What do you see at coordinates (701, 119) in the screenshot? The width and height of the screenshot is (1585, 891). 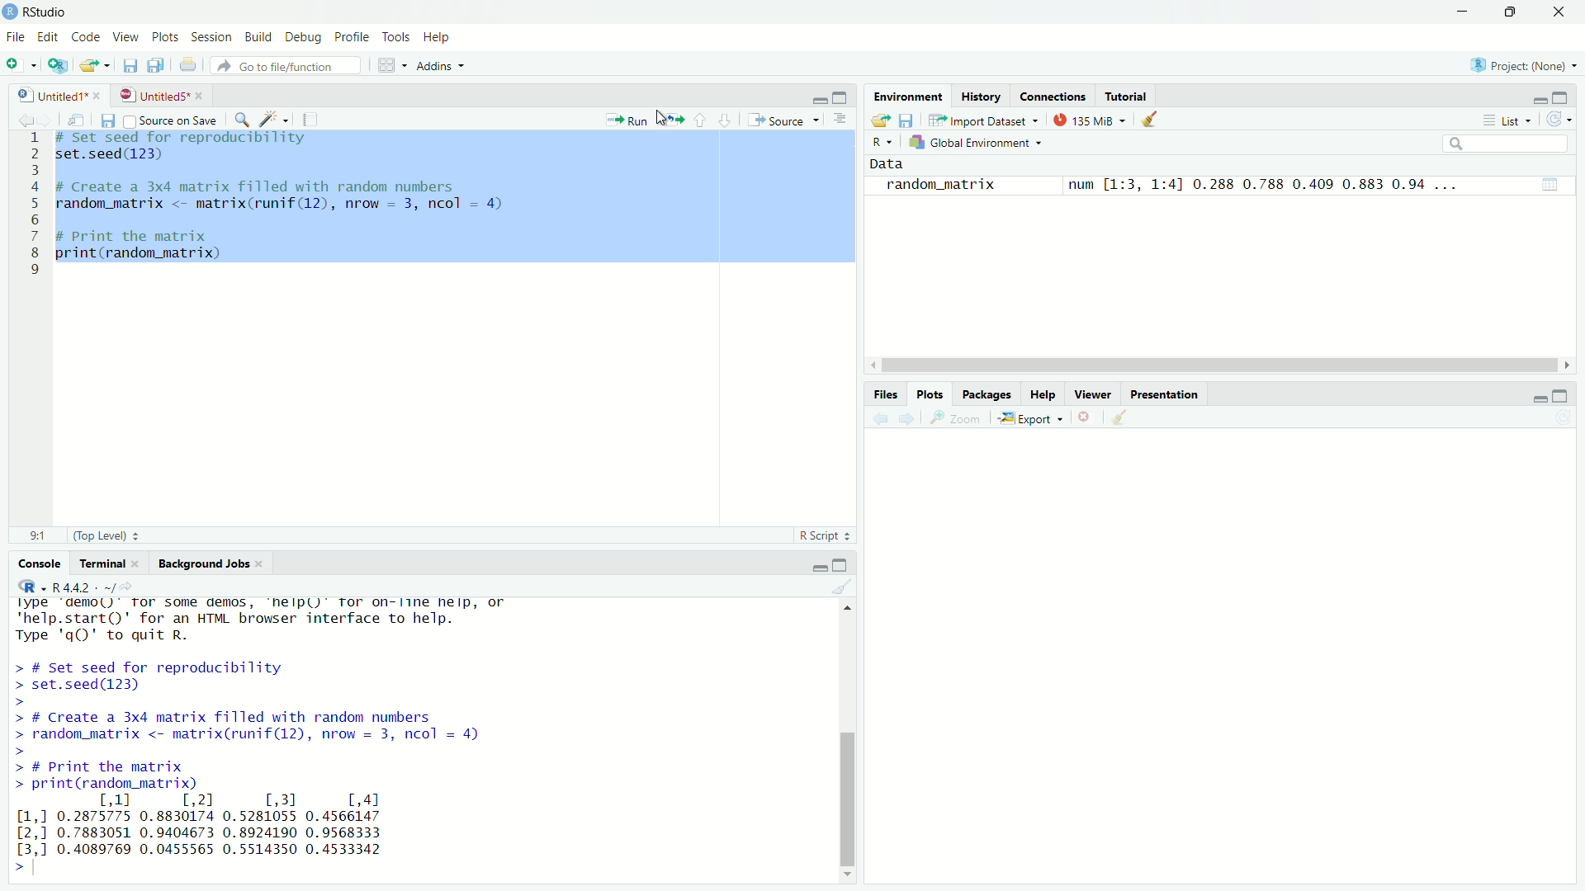 I see `upward` at bounding box center [701, 119].